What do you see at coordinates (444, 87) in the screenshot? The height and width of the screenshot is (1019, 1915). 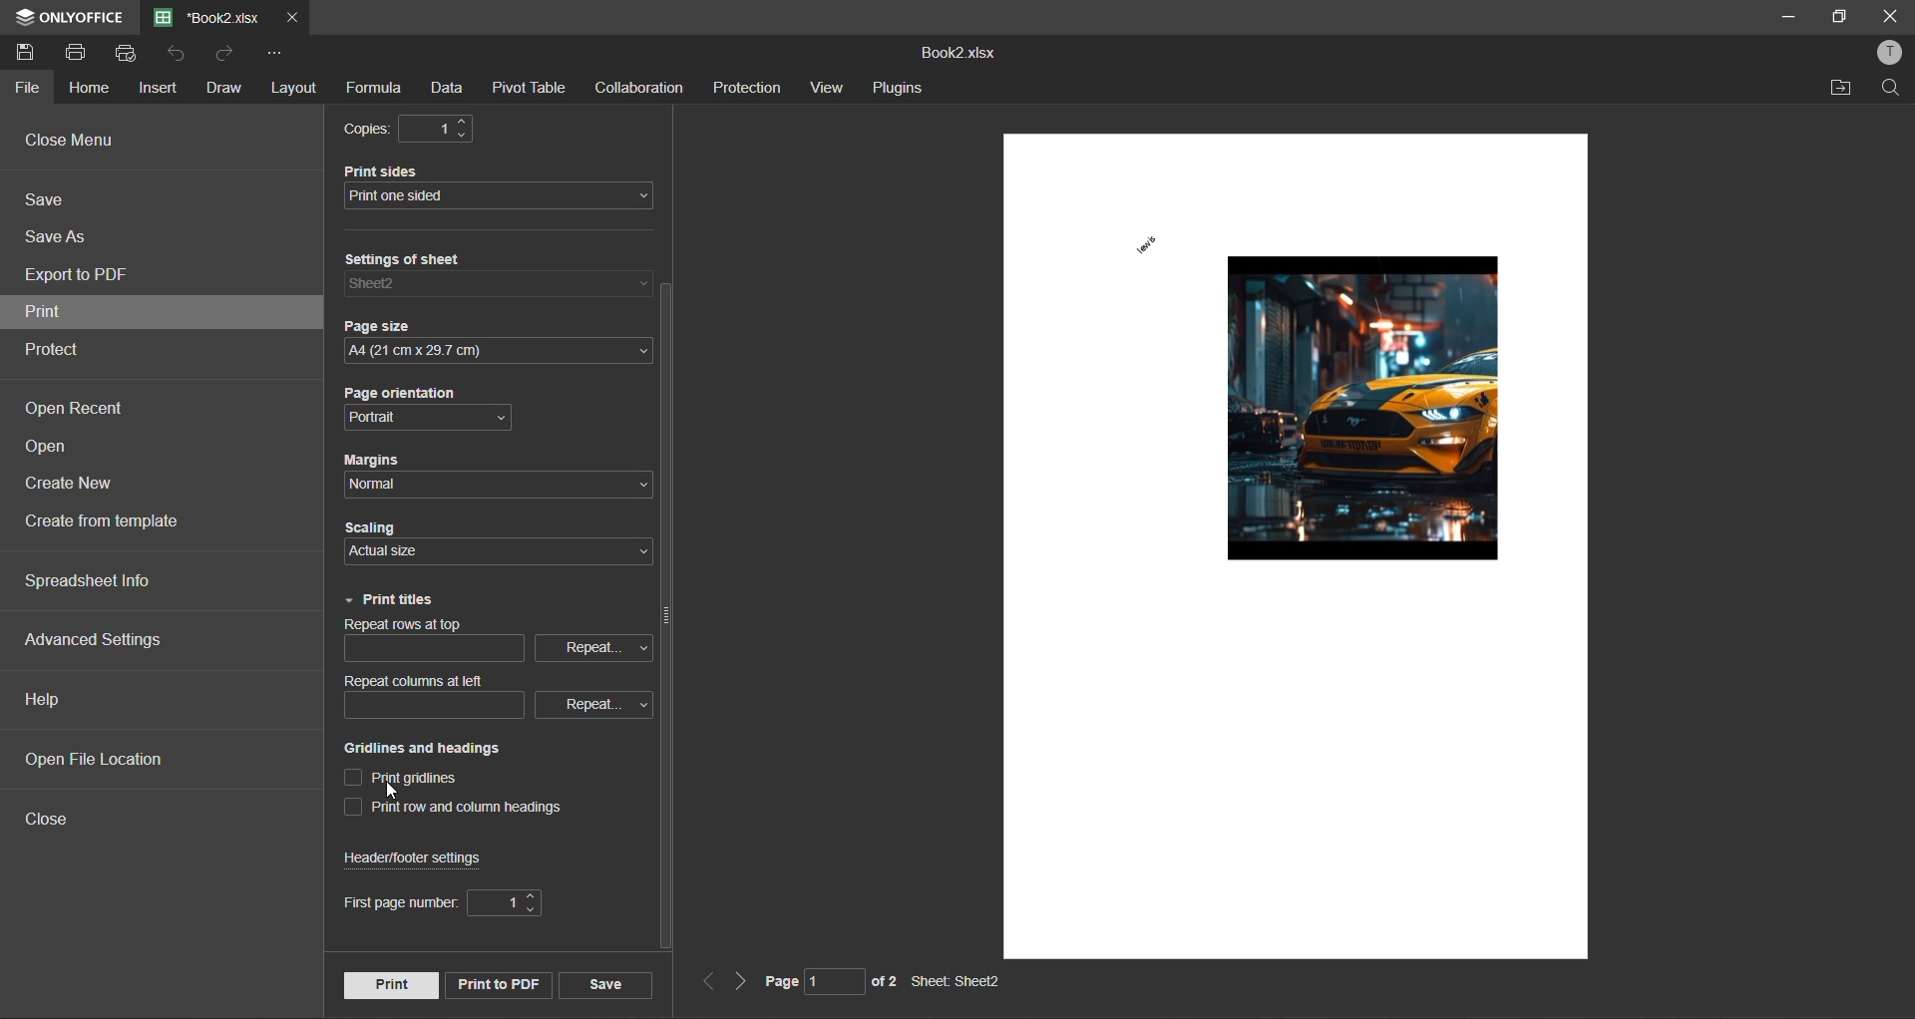 I see `data` at bounding box center [444, 87].